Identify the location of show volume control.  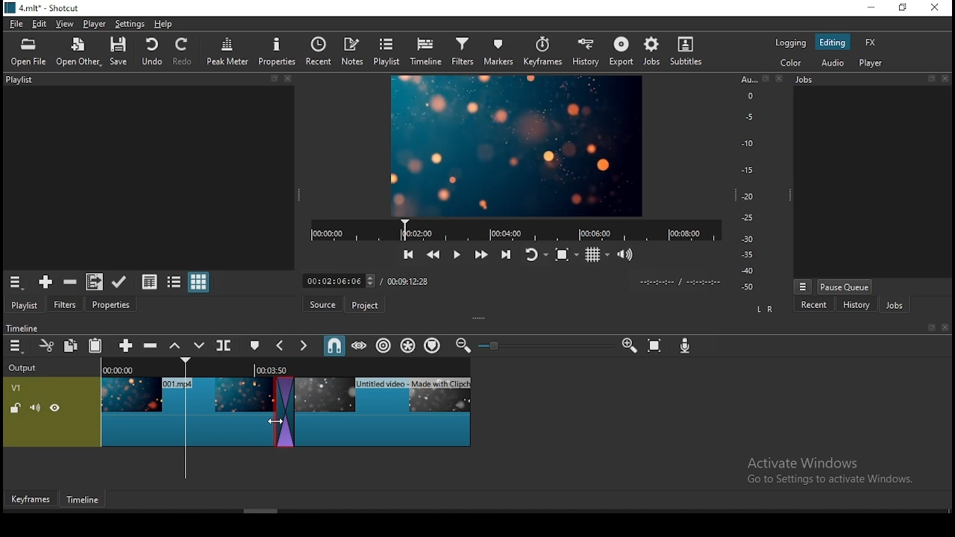
(624, 256).